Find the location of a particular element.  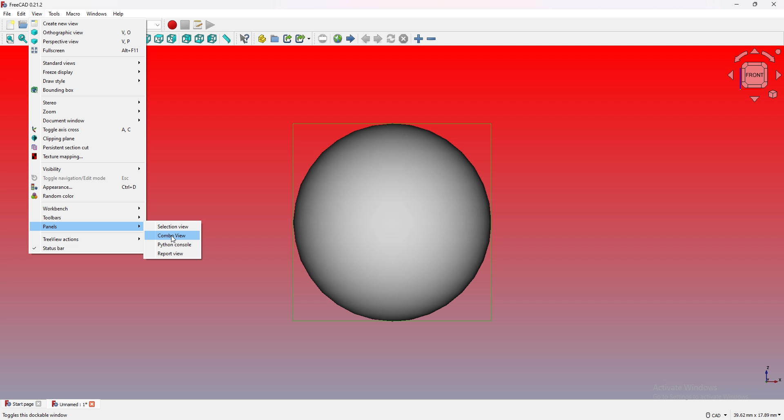

refresh webpage is located at coordinates (391, 38).